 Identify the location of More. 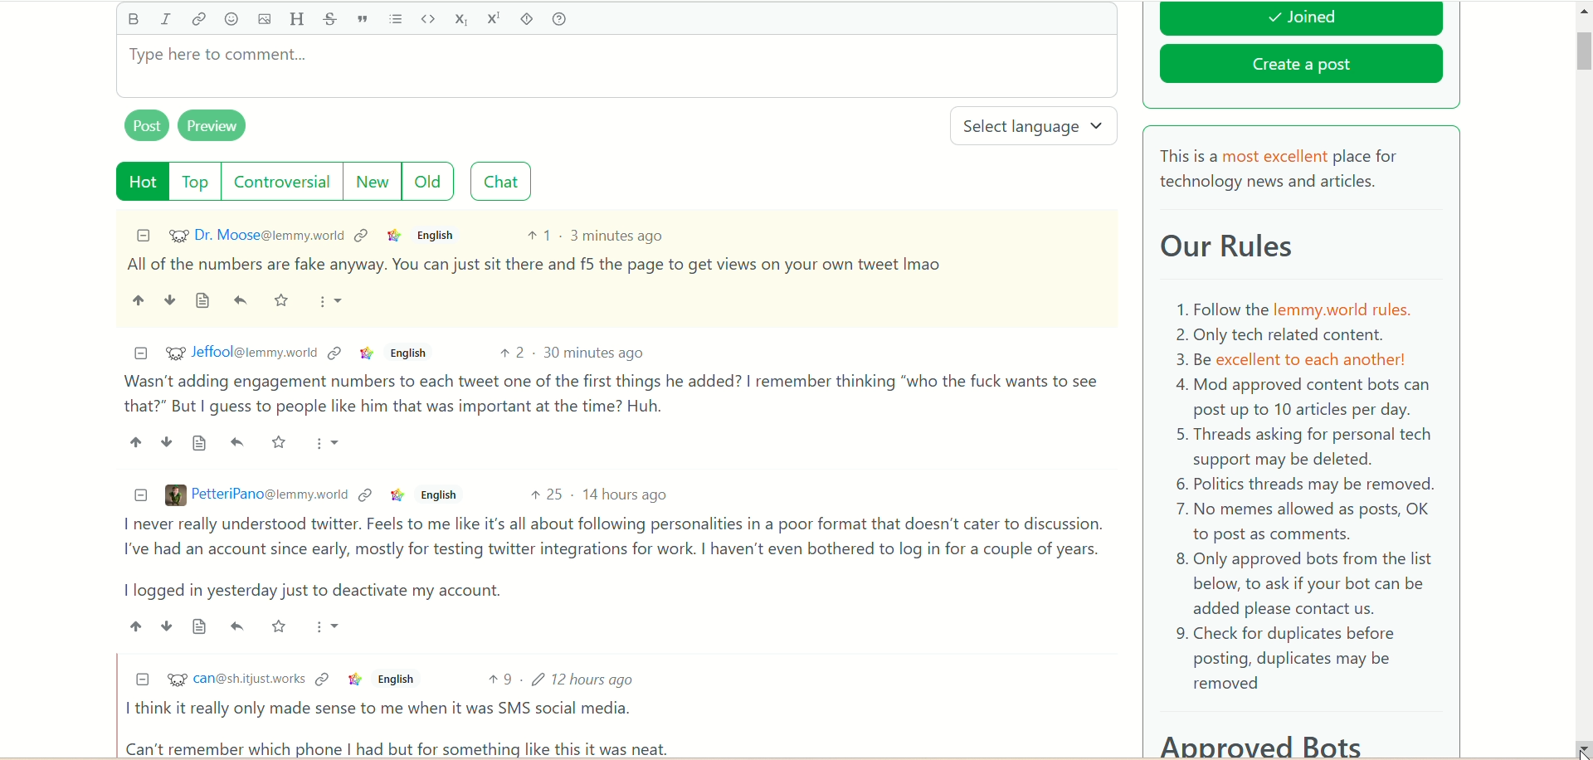
(330, 626).